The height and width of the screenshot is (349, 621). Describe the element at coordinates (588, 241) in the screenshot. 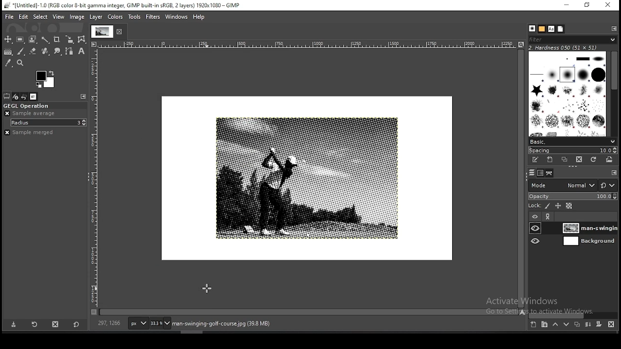

I see `layer` at that location.